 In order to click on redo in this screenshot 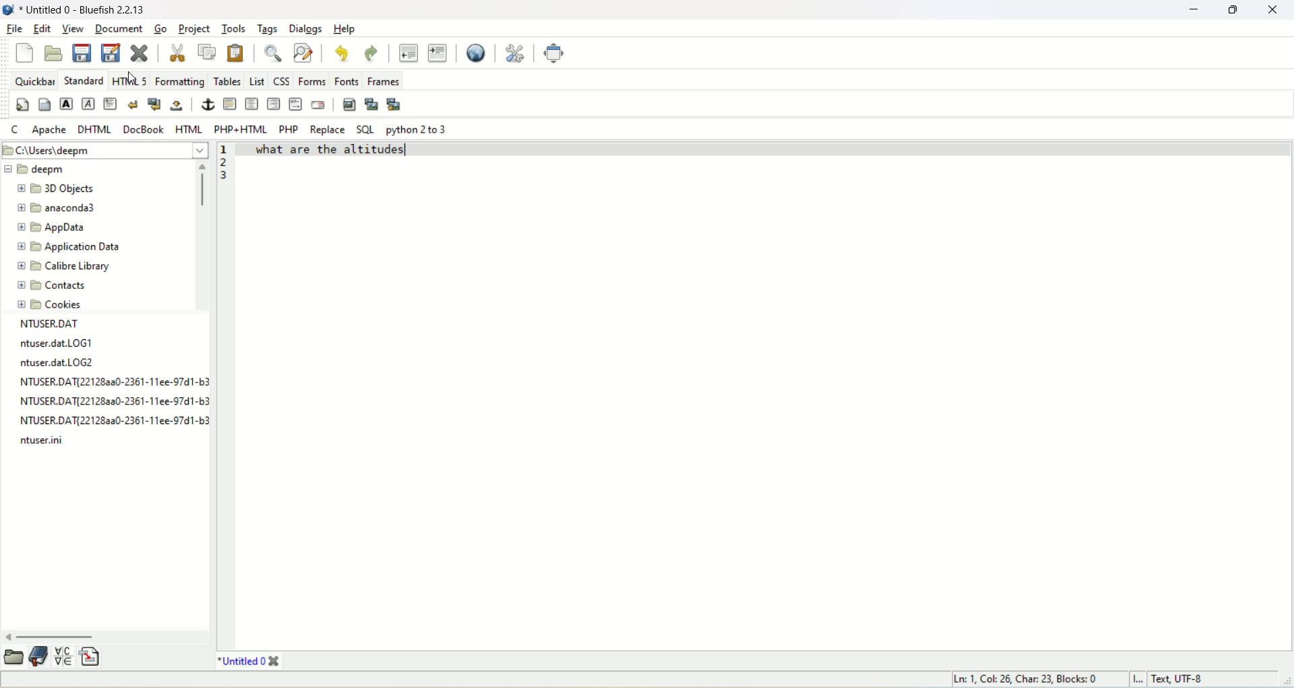, I will do `click(373, 54)`.